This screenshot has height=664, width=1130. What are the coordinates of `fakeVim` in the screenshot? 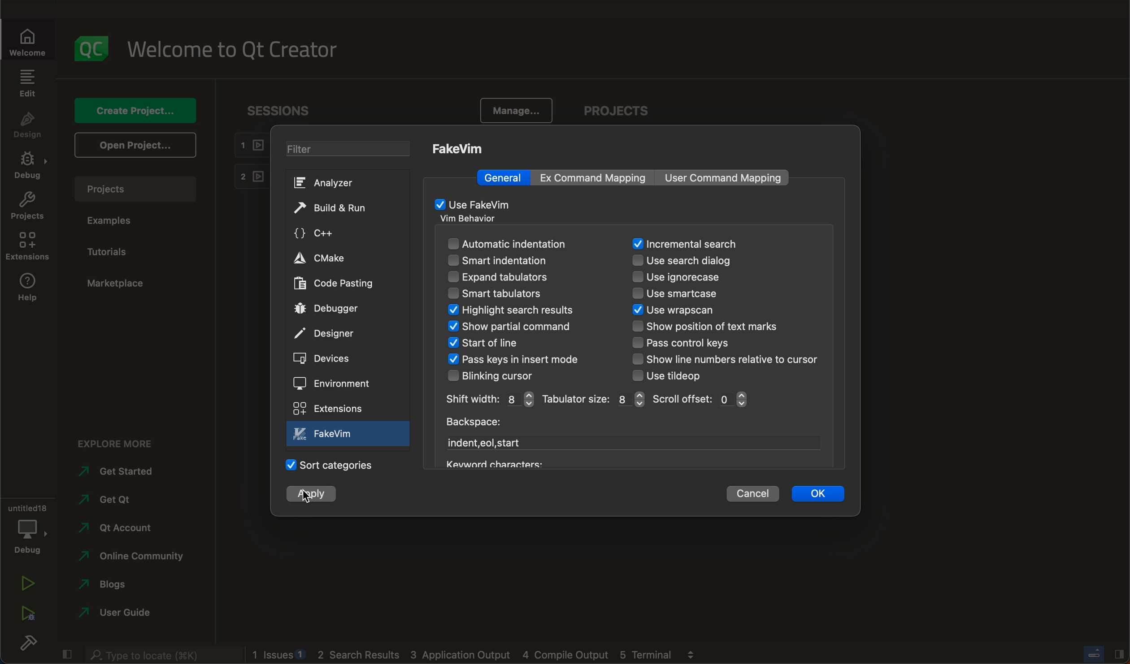 It's located at (460, 148).